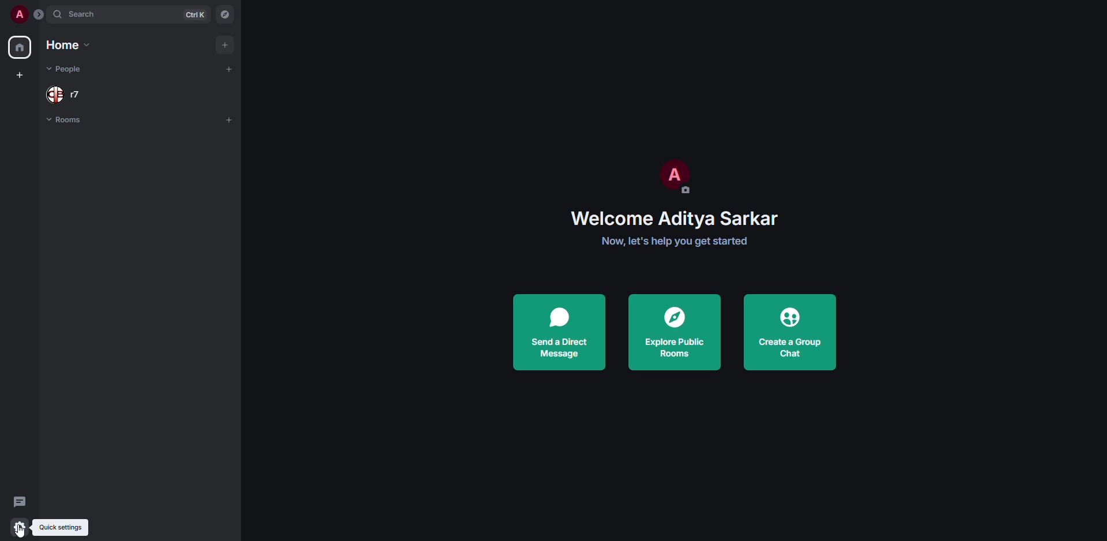  Describe the element at coordinates (673, 175) in the screenshot. I see `profile pic` at that location.